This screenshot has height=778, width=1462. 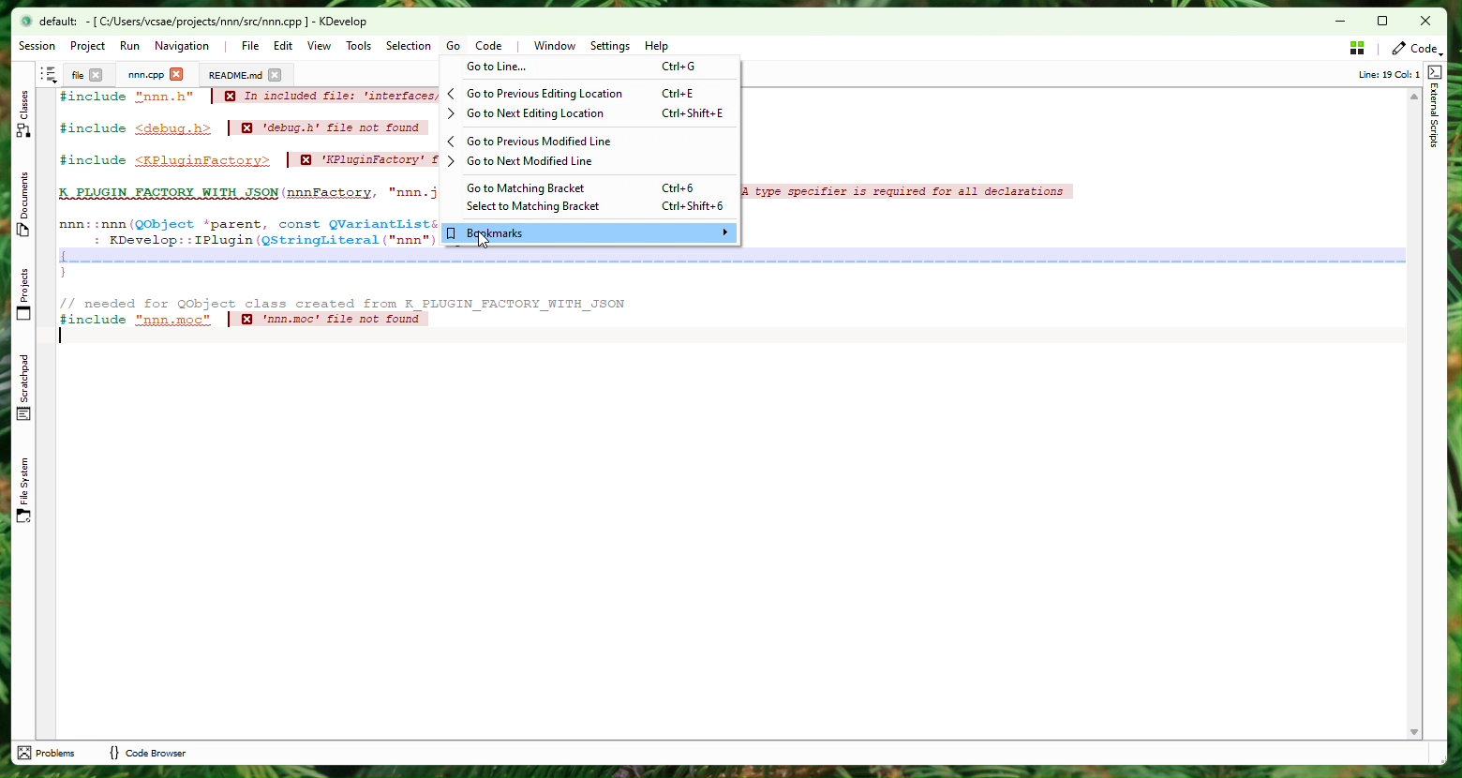 I want to click on , so click(x=1368, y=75).